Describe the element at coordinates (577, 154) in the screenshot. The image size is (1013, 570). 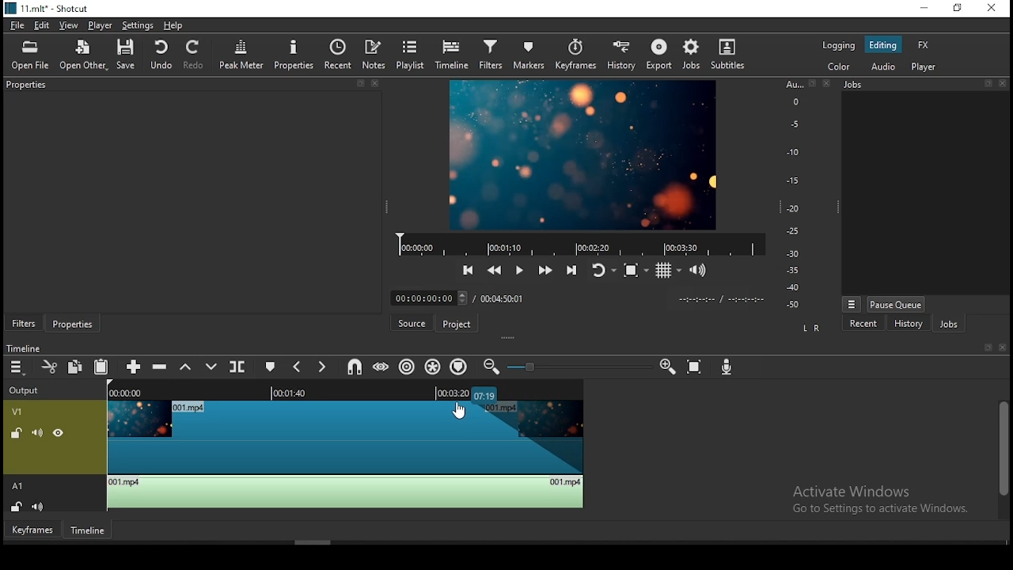
I see `video preview` at that location.